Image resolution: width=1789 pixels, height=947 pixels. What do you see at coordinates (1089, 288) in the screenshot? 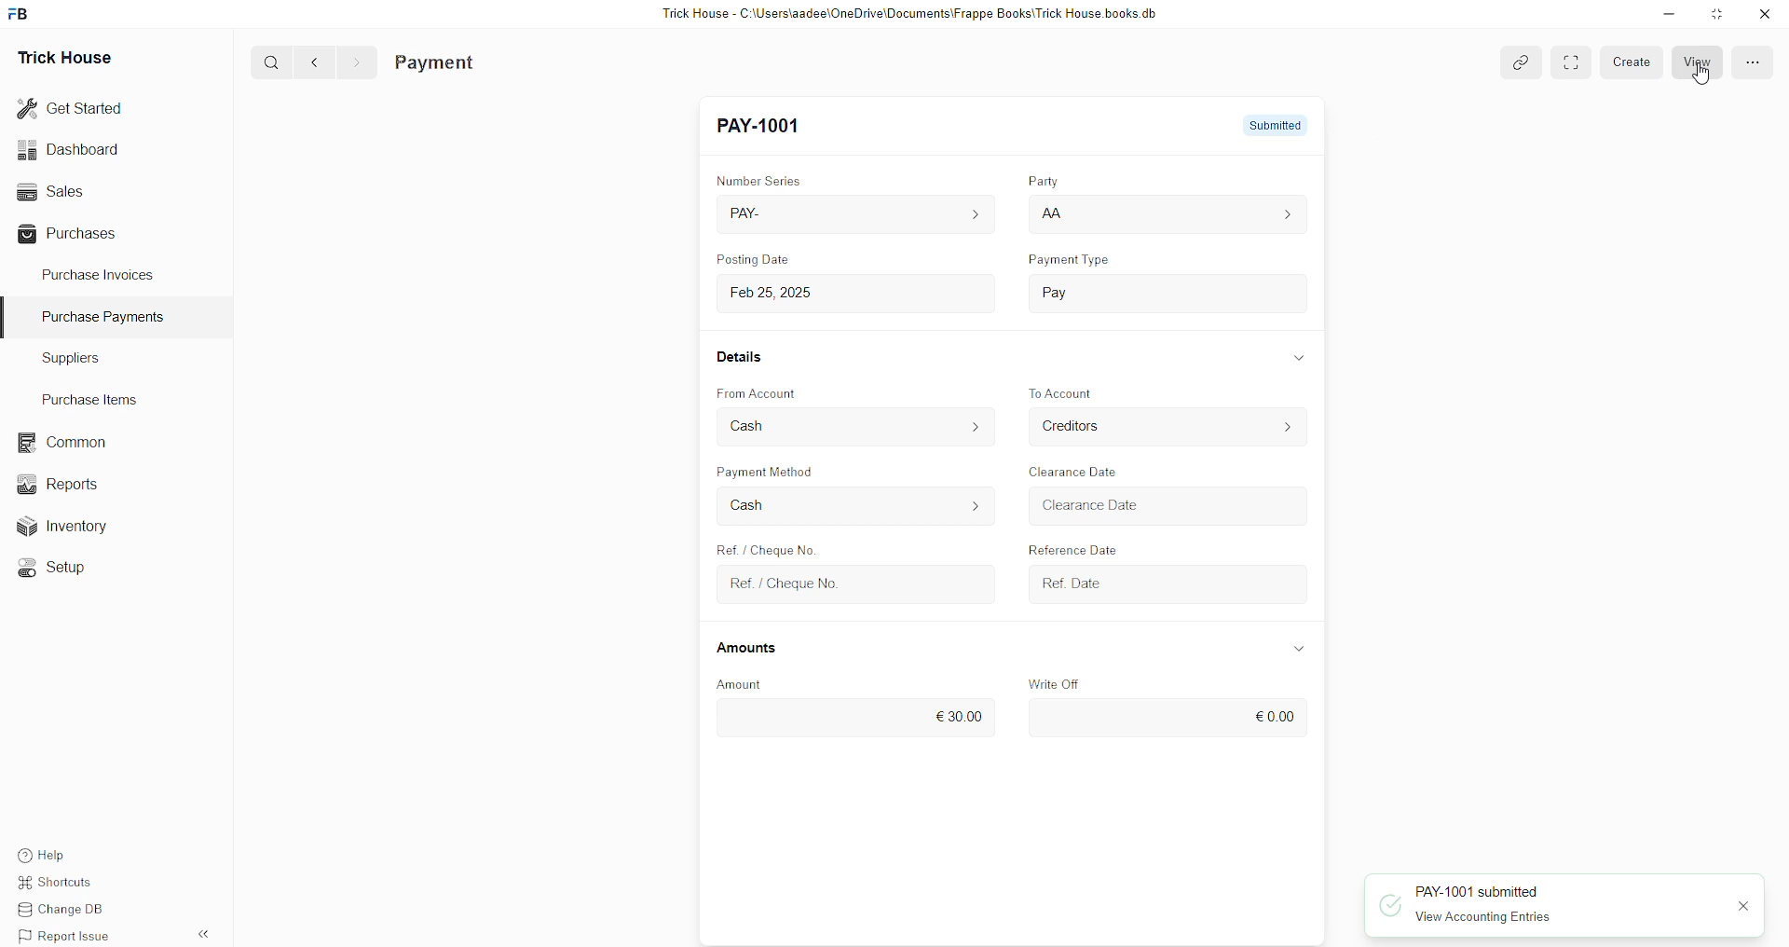
I see `Pay` at bounding box center [1089, 288].